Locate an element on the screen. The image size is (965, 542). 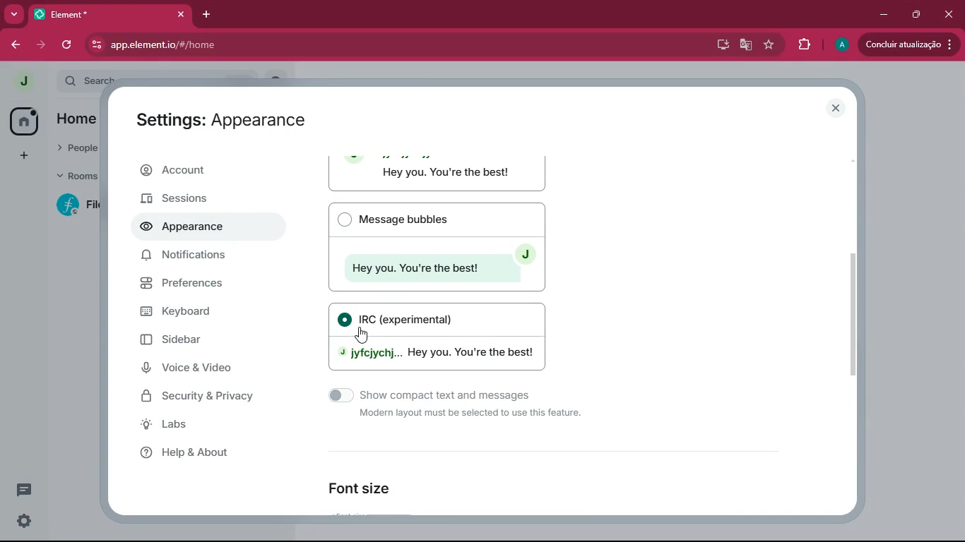
minimize is located at coordinates (884, 15).